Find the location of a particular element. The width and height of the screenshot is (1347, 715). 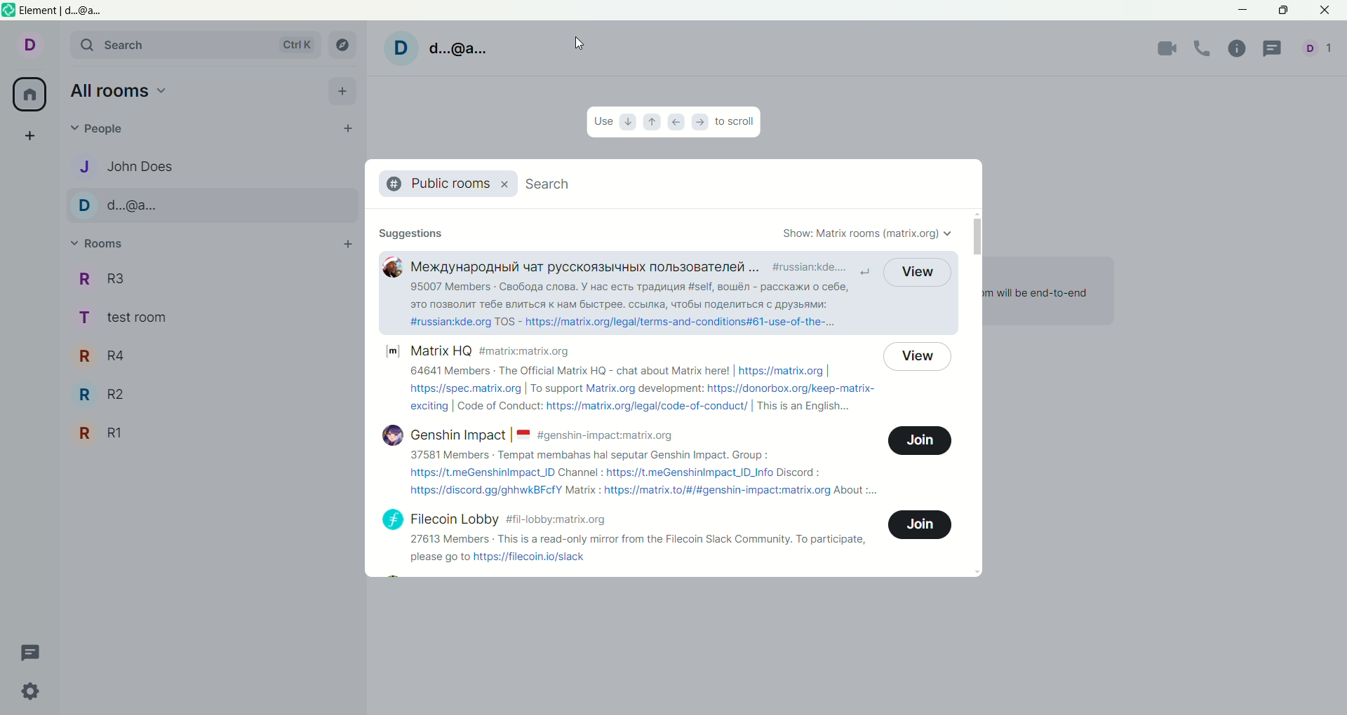

This is an English... is located at coordinates (805, 407).